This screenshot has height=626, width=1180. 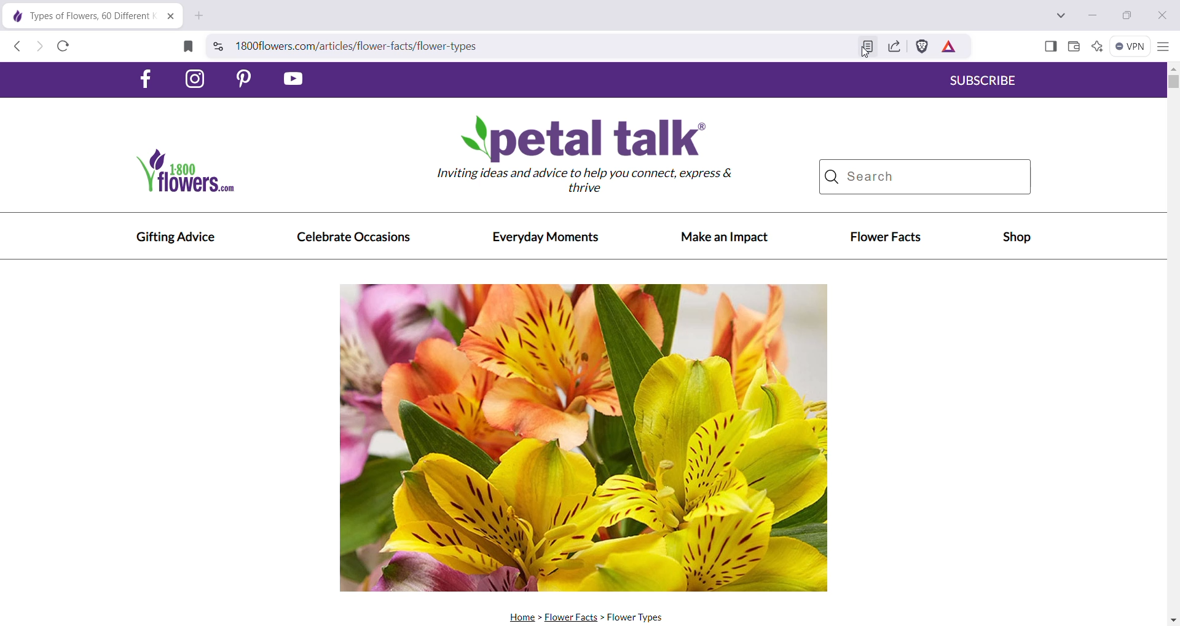 I want to click on Everyday Moments, so click(x=548, y=238).